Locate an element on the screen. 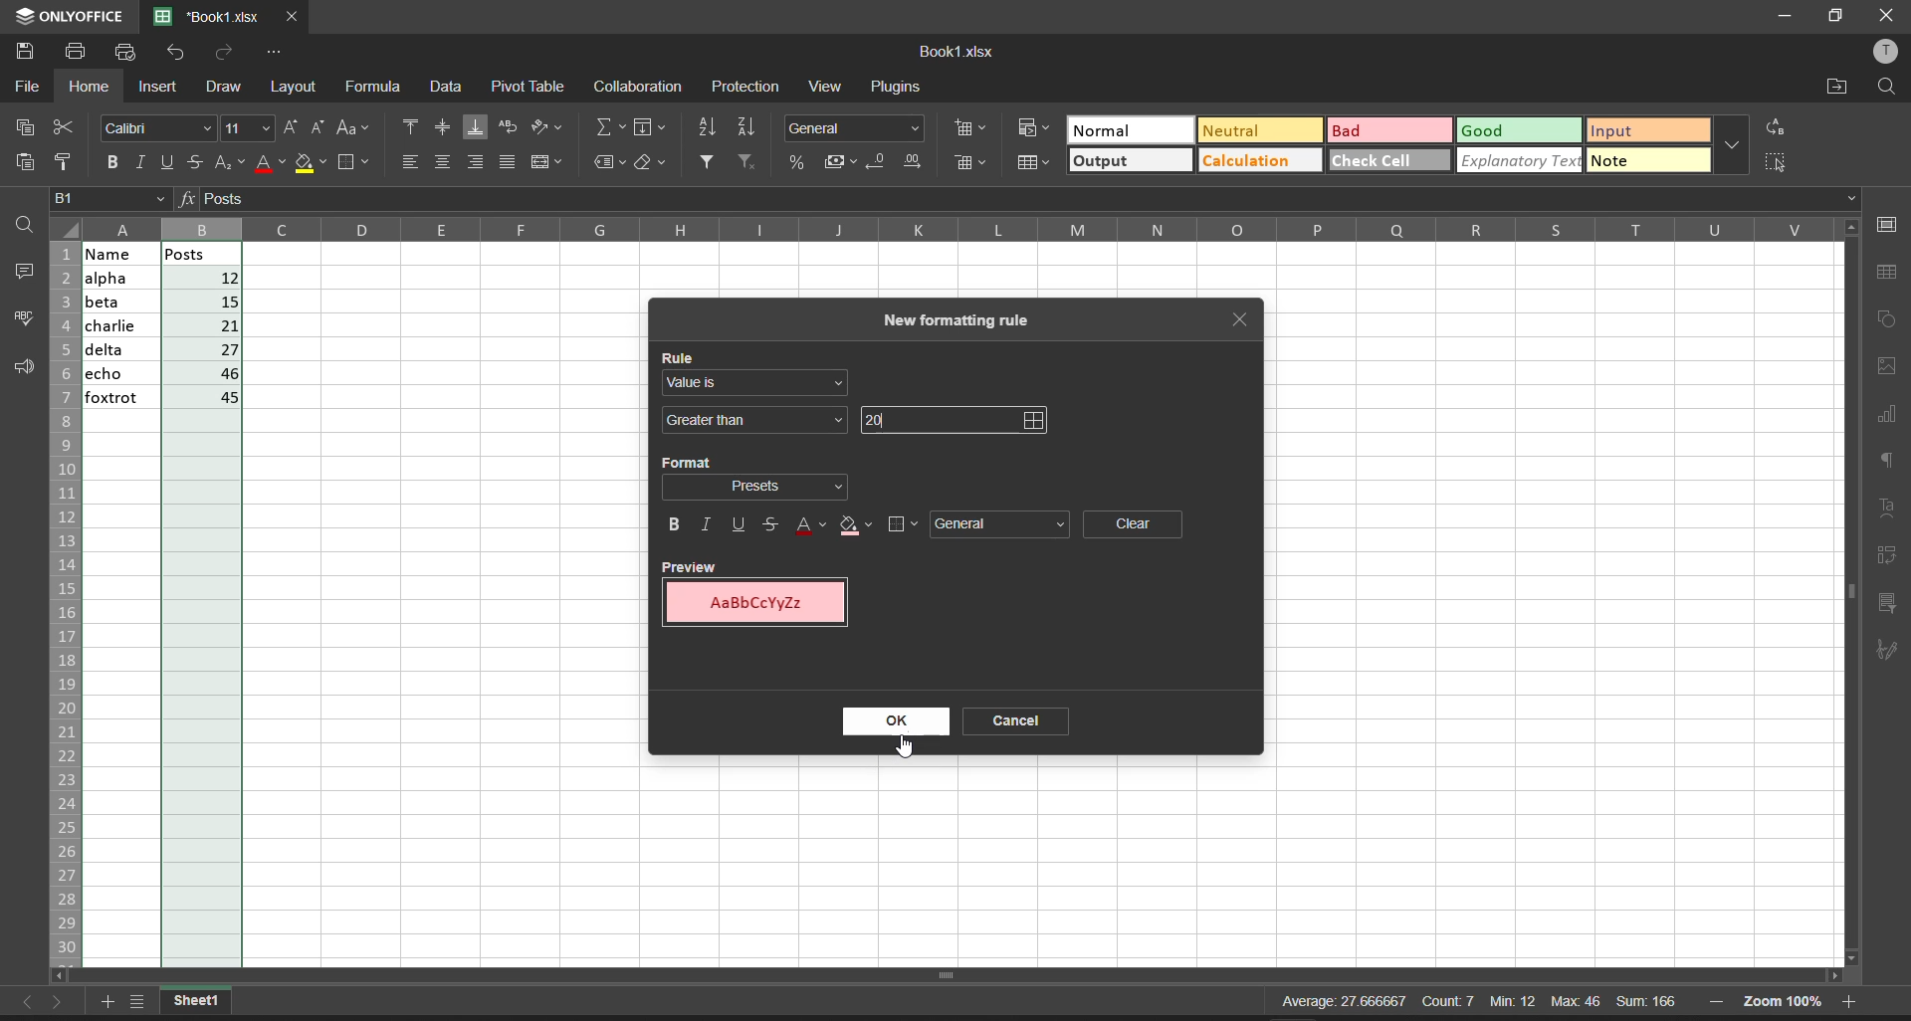 Image resolution: width=1911 pixels, height=1021 pixels. underline is located at coordinates (166, 164).